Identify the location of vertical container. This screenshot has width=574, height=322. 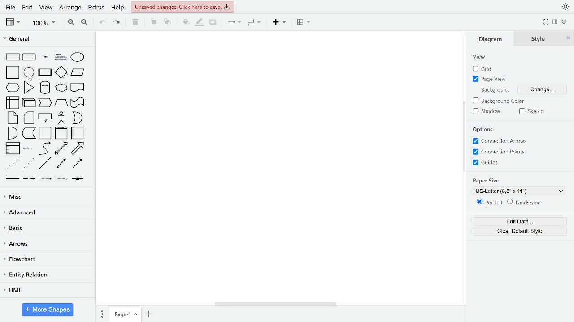
(62, 133).